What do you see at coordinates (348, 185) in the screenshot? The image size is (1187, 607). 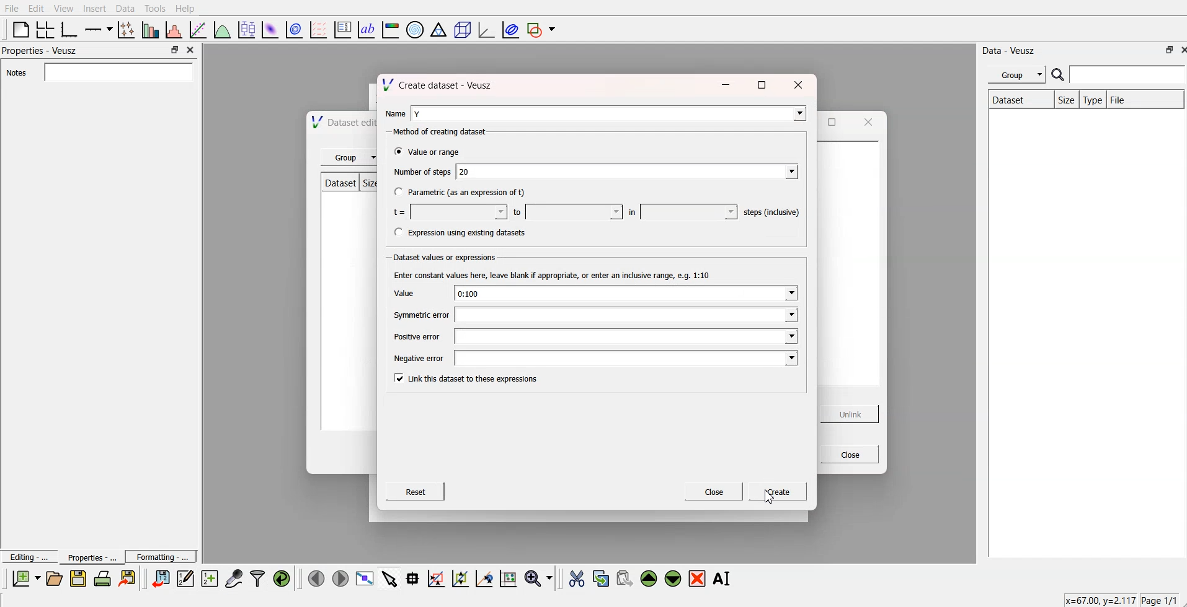 I see `Dataset | Siz` at bounding box center [348, 185].